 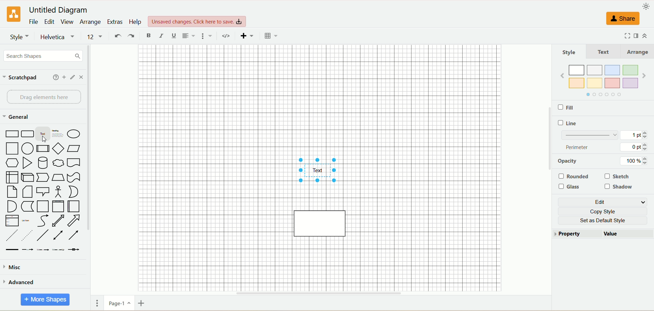 I want to click on view, so click(x=68, y=22).